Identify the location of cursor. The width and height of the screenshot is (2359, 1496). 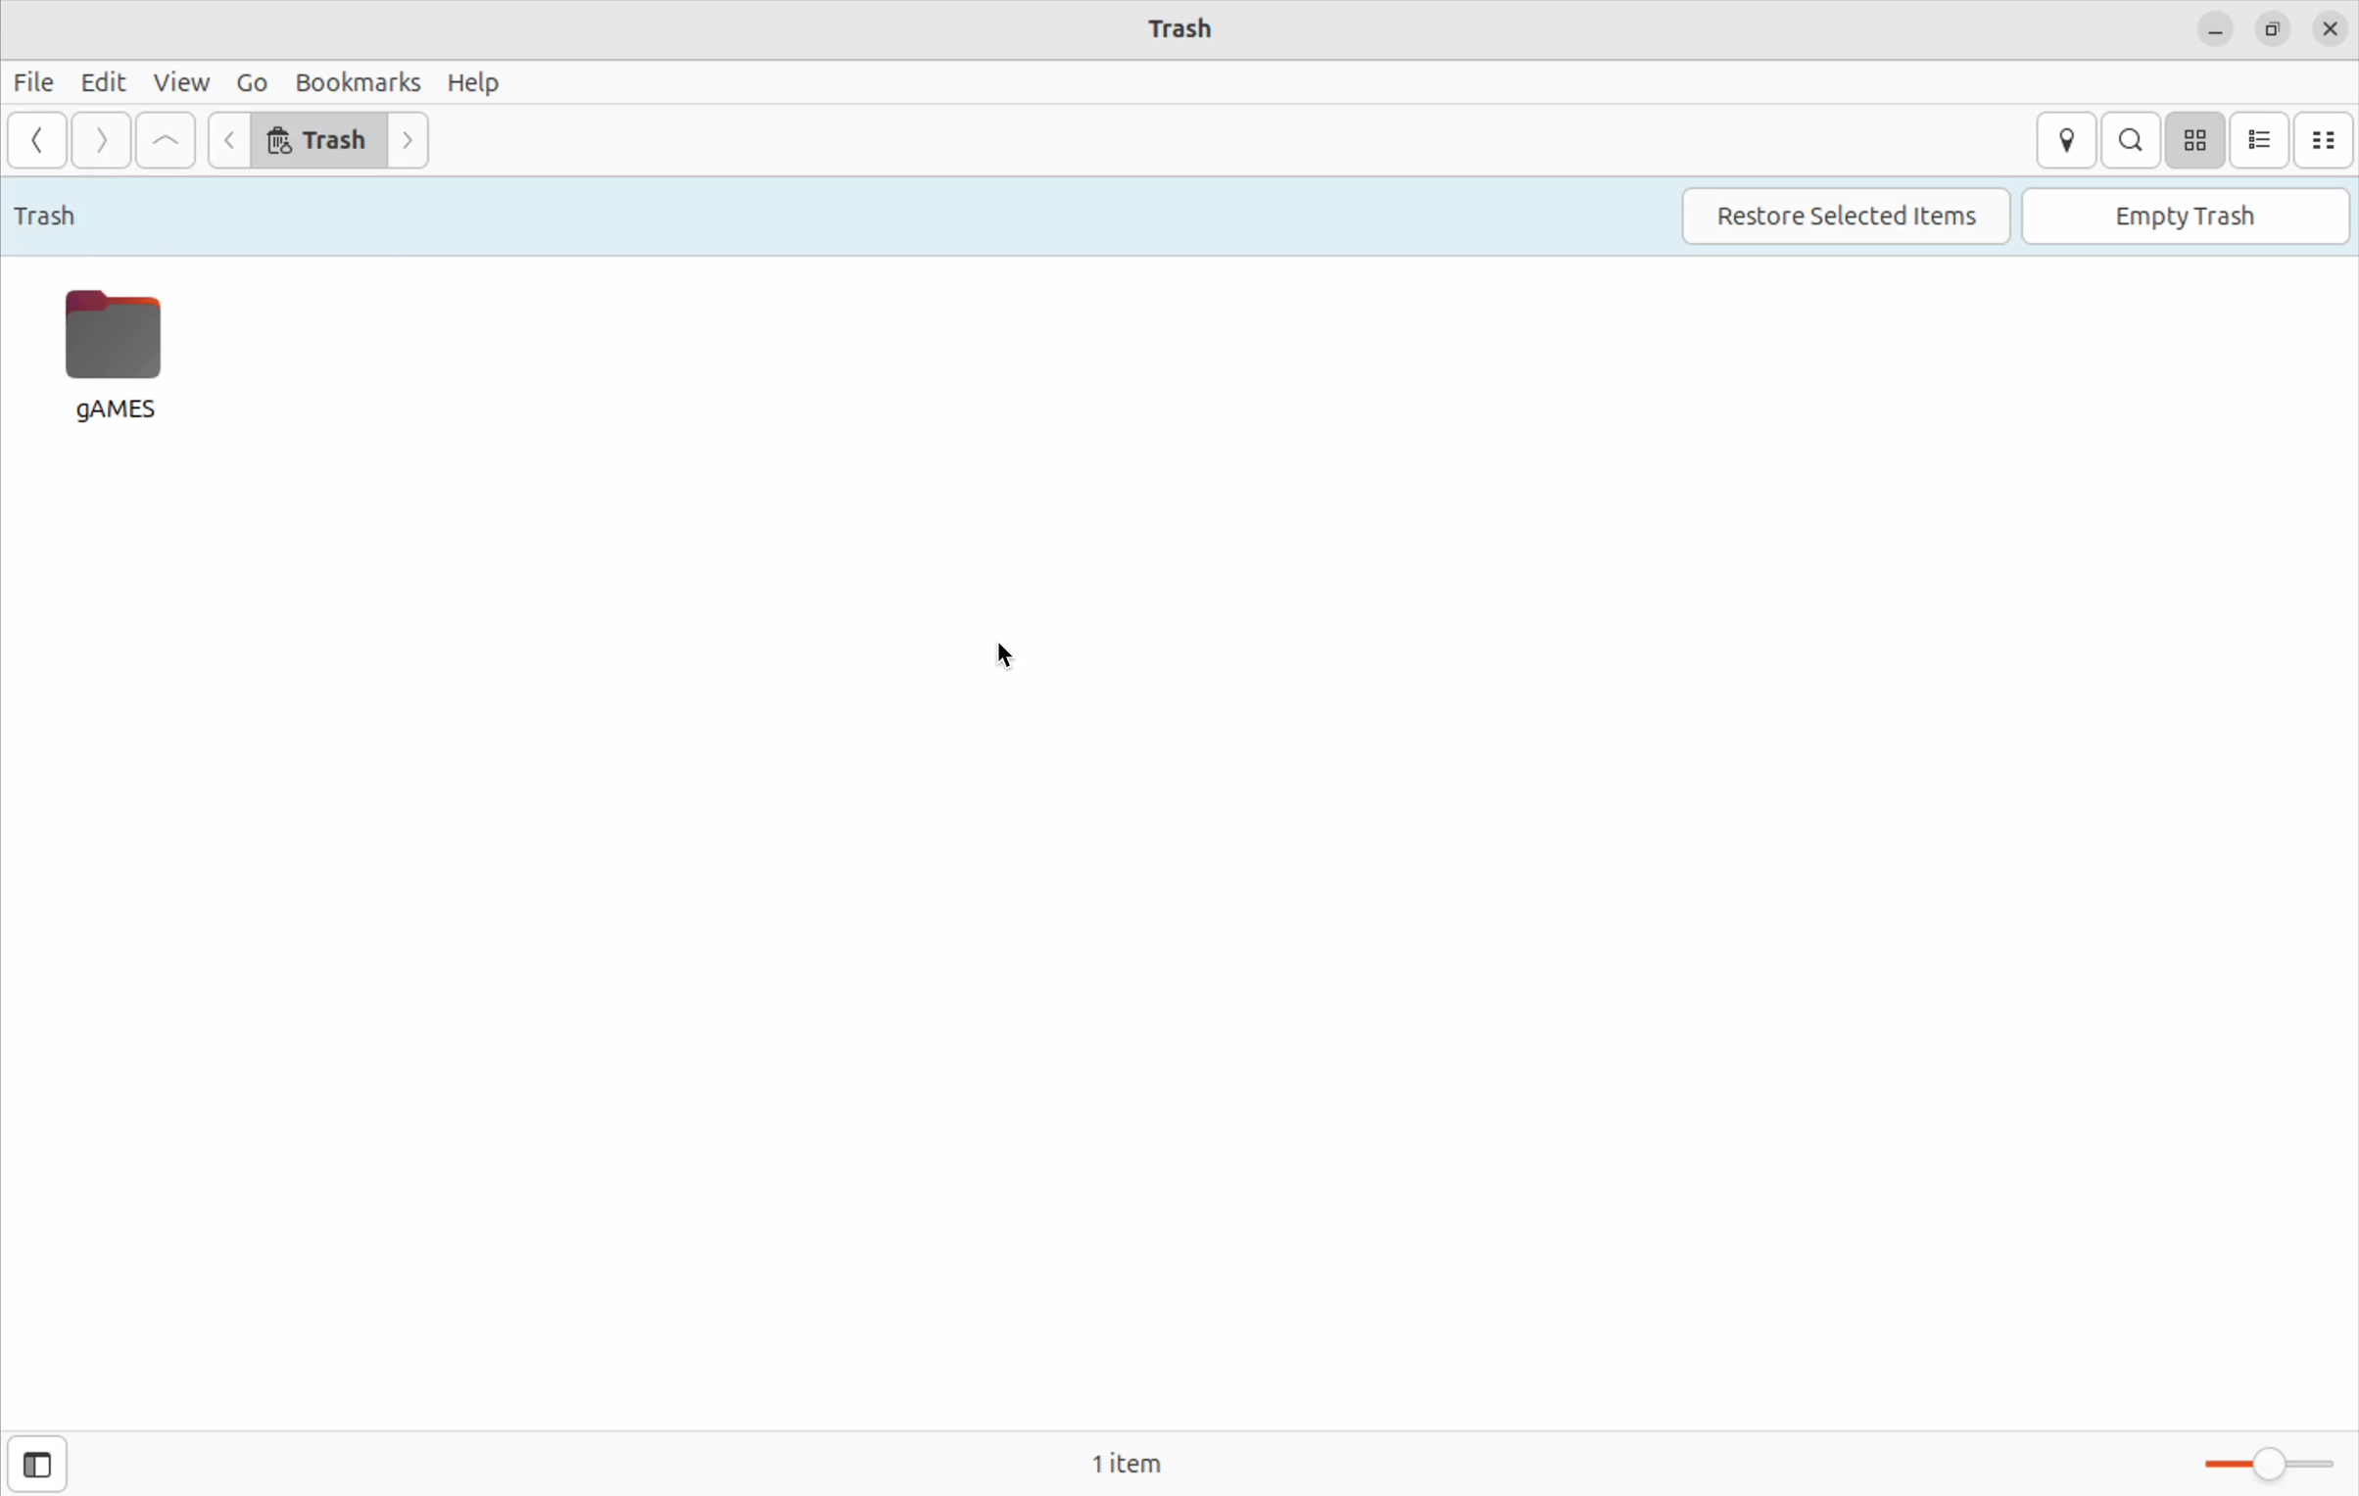
(1011, 658).